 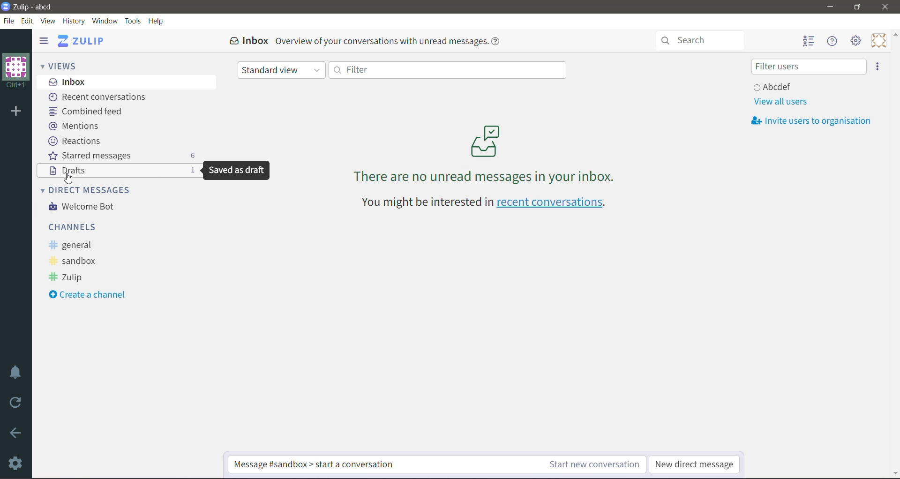 What do you see at coordinates (84, 207) in the screenshot?
I see `Welcome Bot` at bounding box center [84, 207].